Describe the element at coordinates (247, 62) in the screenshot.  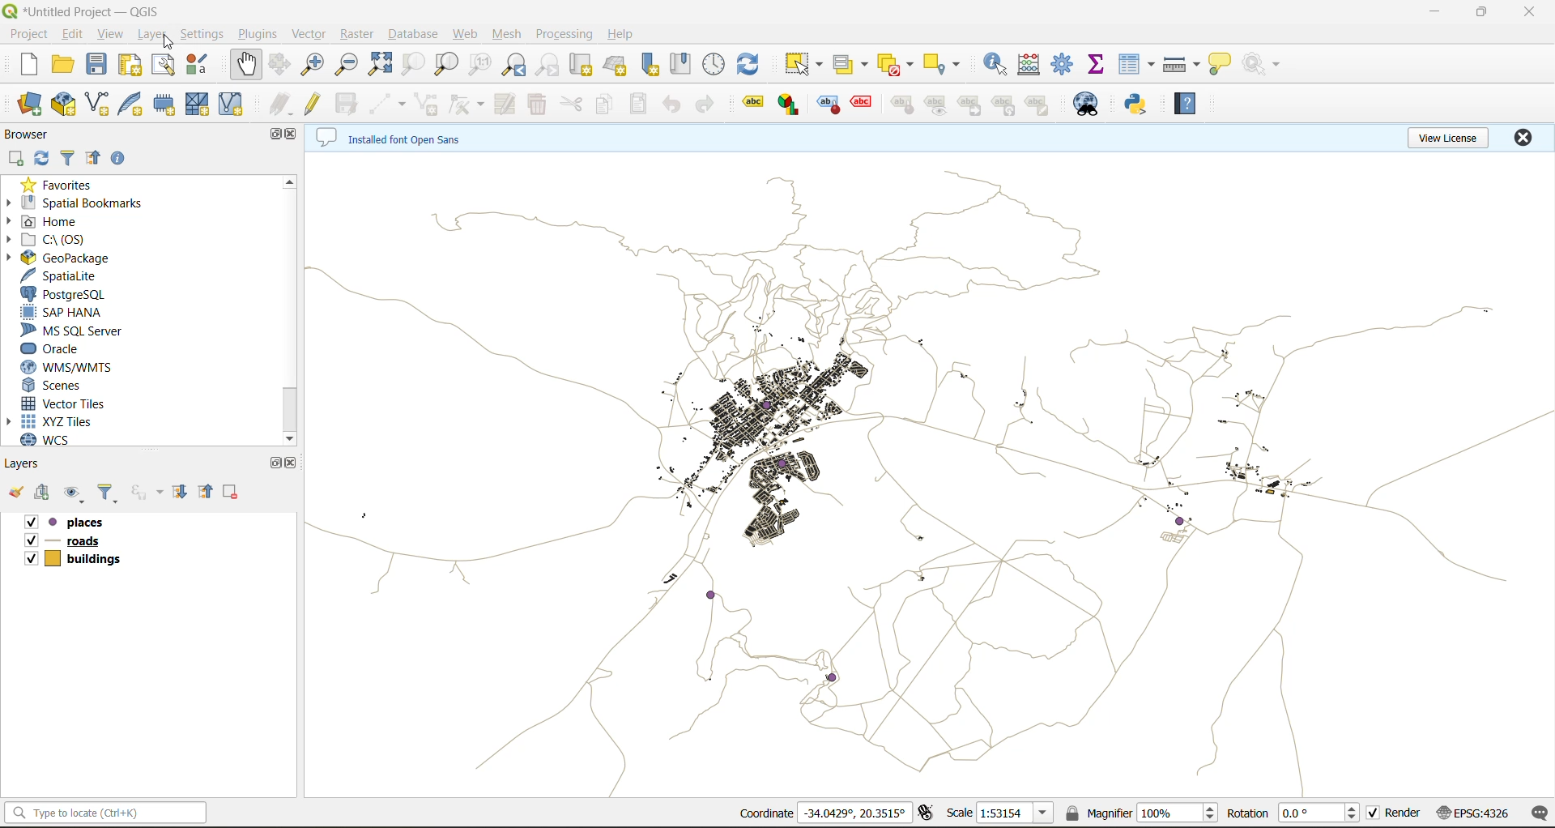
I see `pan map` at that location.